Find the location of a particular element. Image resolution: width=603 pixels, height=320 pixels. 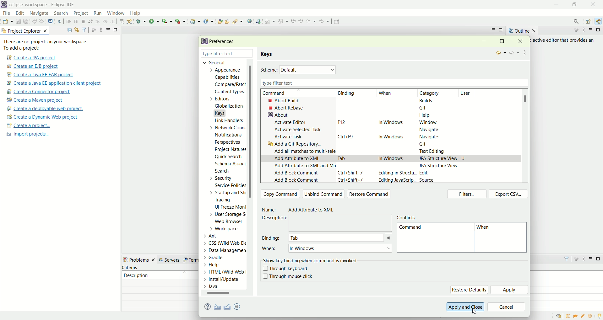

unbind command is located at coordinates (324, 194).